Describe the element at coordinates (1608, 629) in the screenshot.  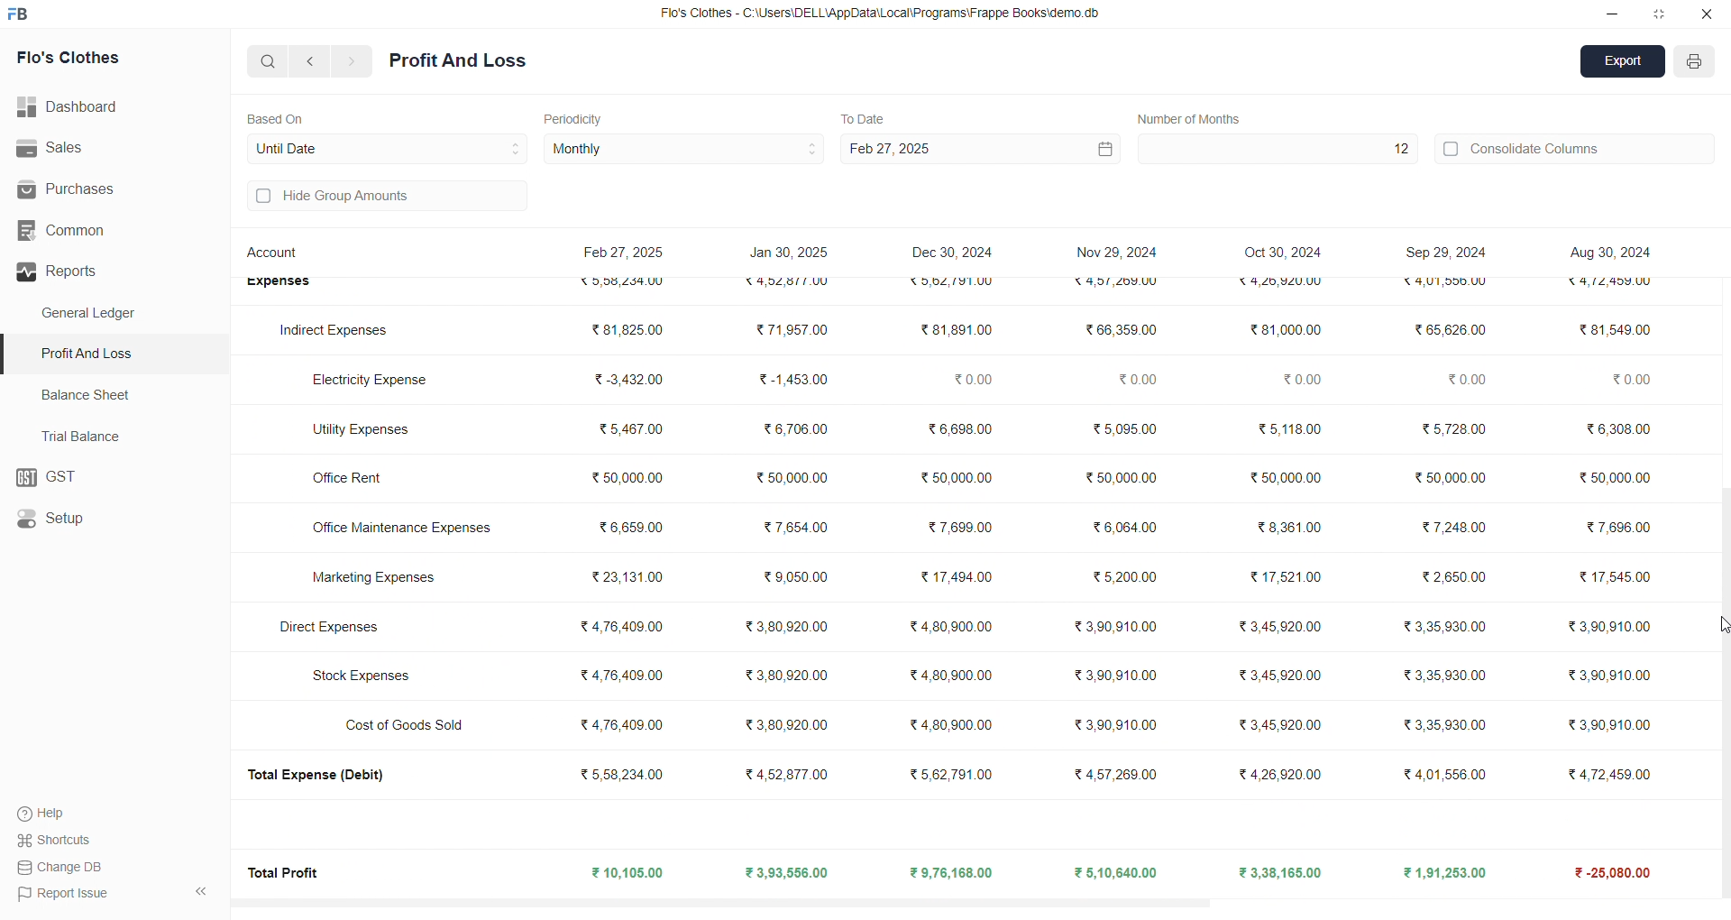
I see `₹3,90,910.00` at that location.